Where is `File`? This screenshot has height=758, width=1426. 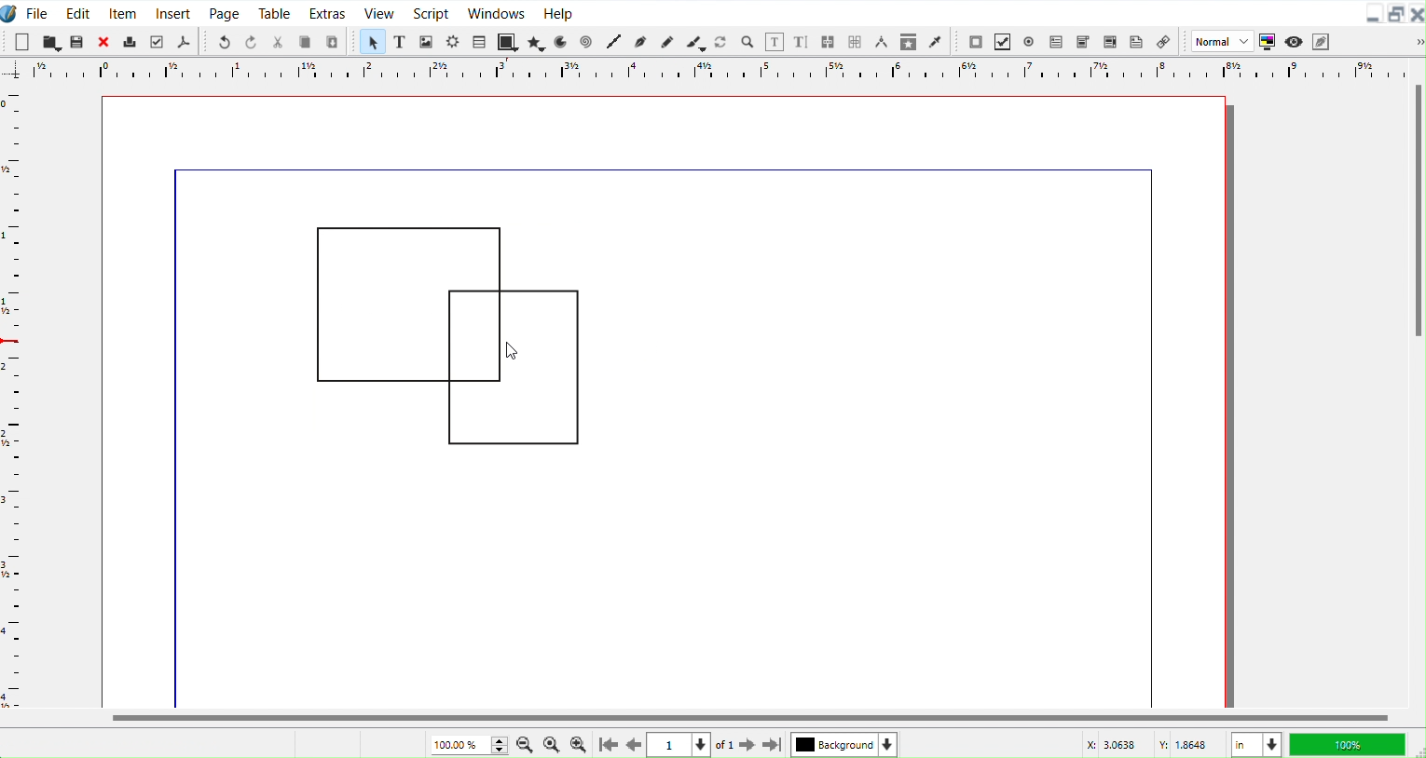 File is located at coordinates (40, 12).